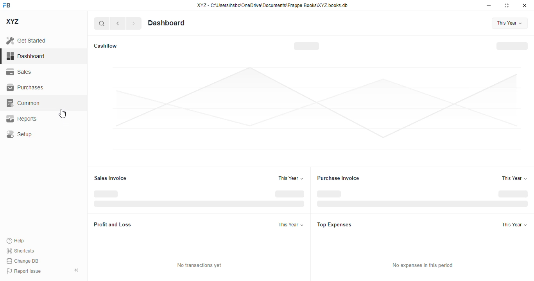 Image resolution: width=534 pixels, height=281 pixels. What do you see at coordinates (101, 23) in the screenshot?
I see `search` at bounding box center [101, 23].